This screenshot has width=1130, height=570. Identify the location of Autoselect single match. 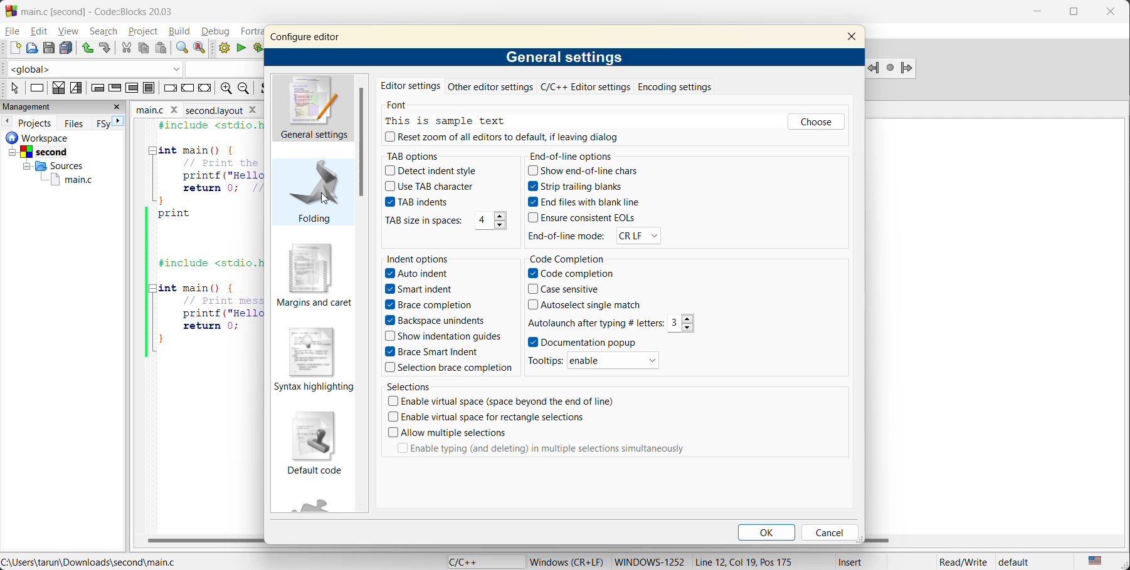
(584, 304).